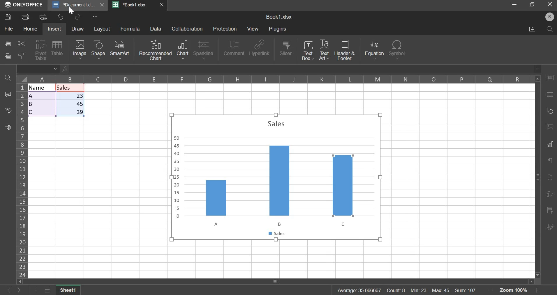 Image resolution: width=557 pixels, height=295 pixels. I want to click on Horizontal scroll bar, so click(274, 281).